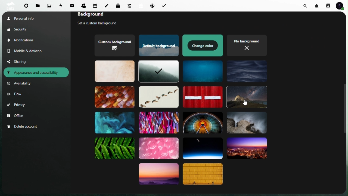  What do you see at coordinates (159, 149) in the screenshot?
I see `Themes` at bounding box center [159, 149].